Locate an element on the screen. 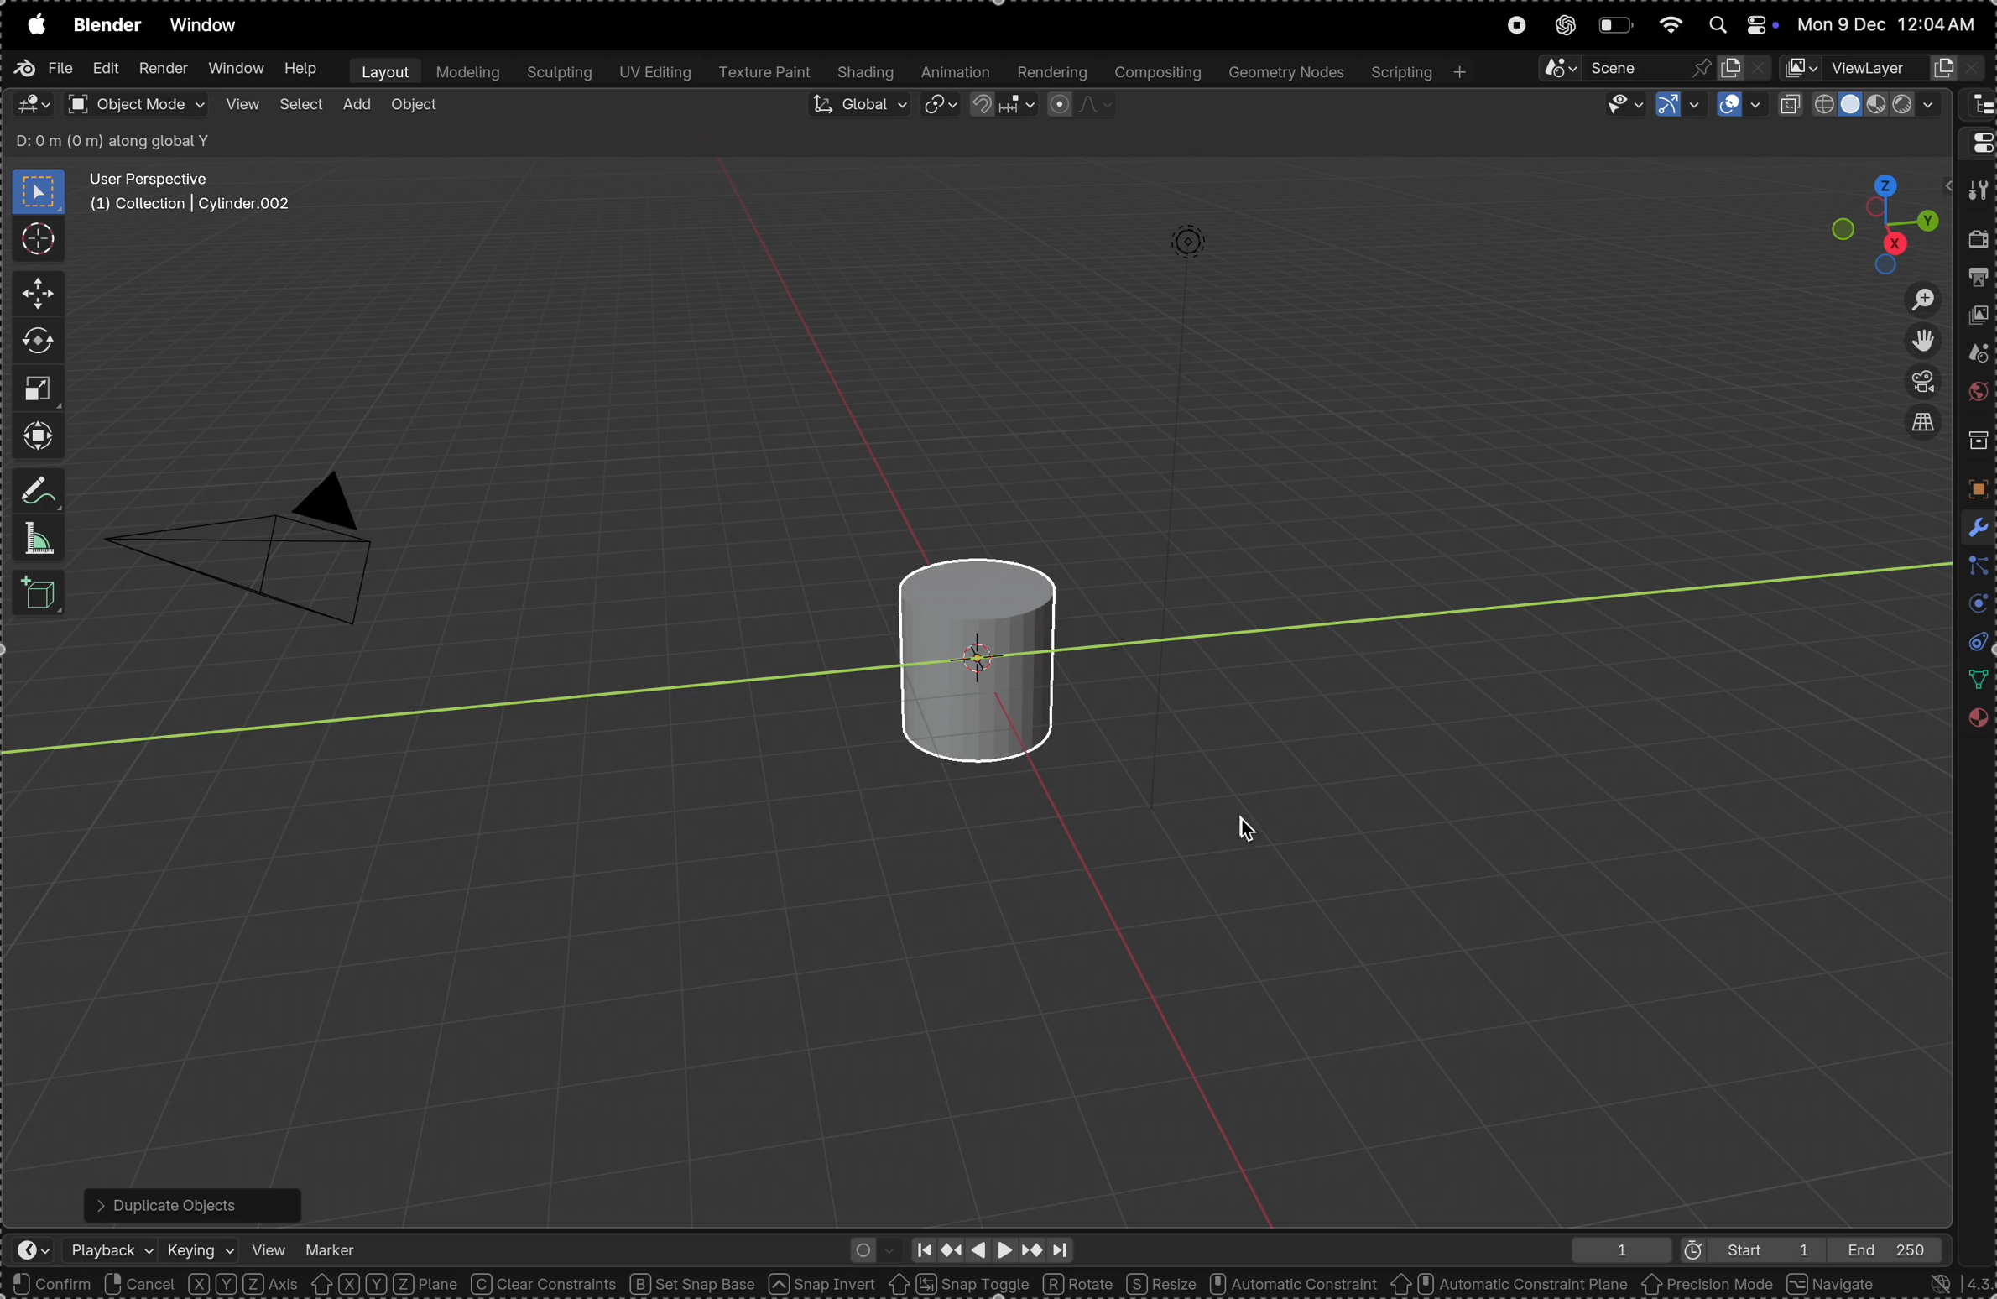 This screenshot has width=1997, height=1299. select toggle is located at coordinates (76, 1284).